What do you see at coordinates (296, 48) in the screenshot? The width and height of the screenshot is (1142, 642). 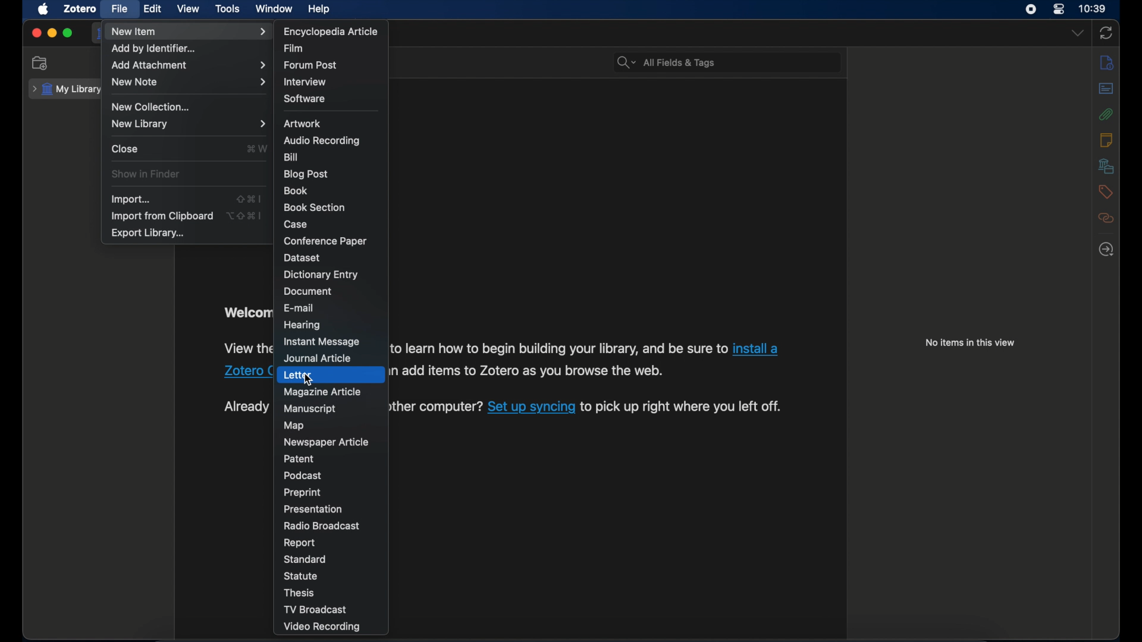 I see `film` at bounding box center [296, 48].